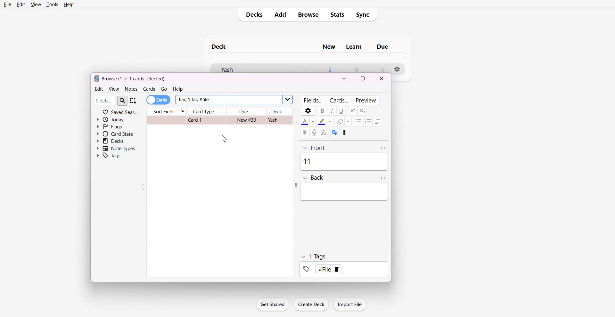 Image resolution: width=615 pixels, height=317 pixels. What do you see at coordinates (36, 4) in the screenshot?
I see `View` at bounding box center [36, 4].